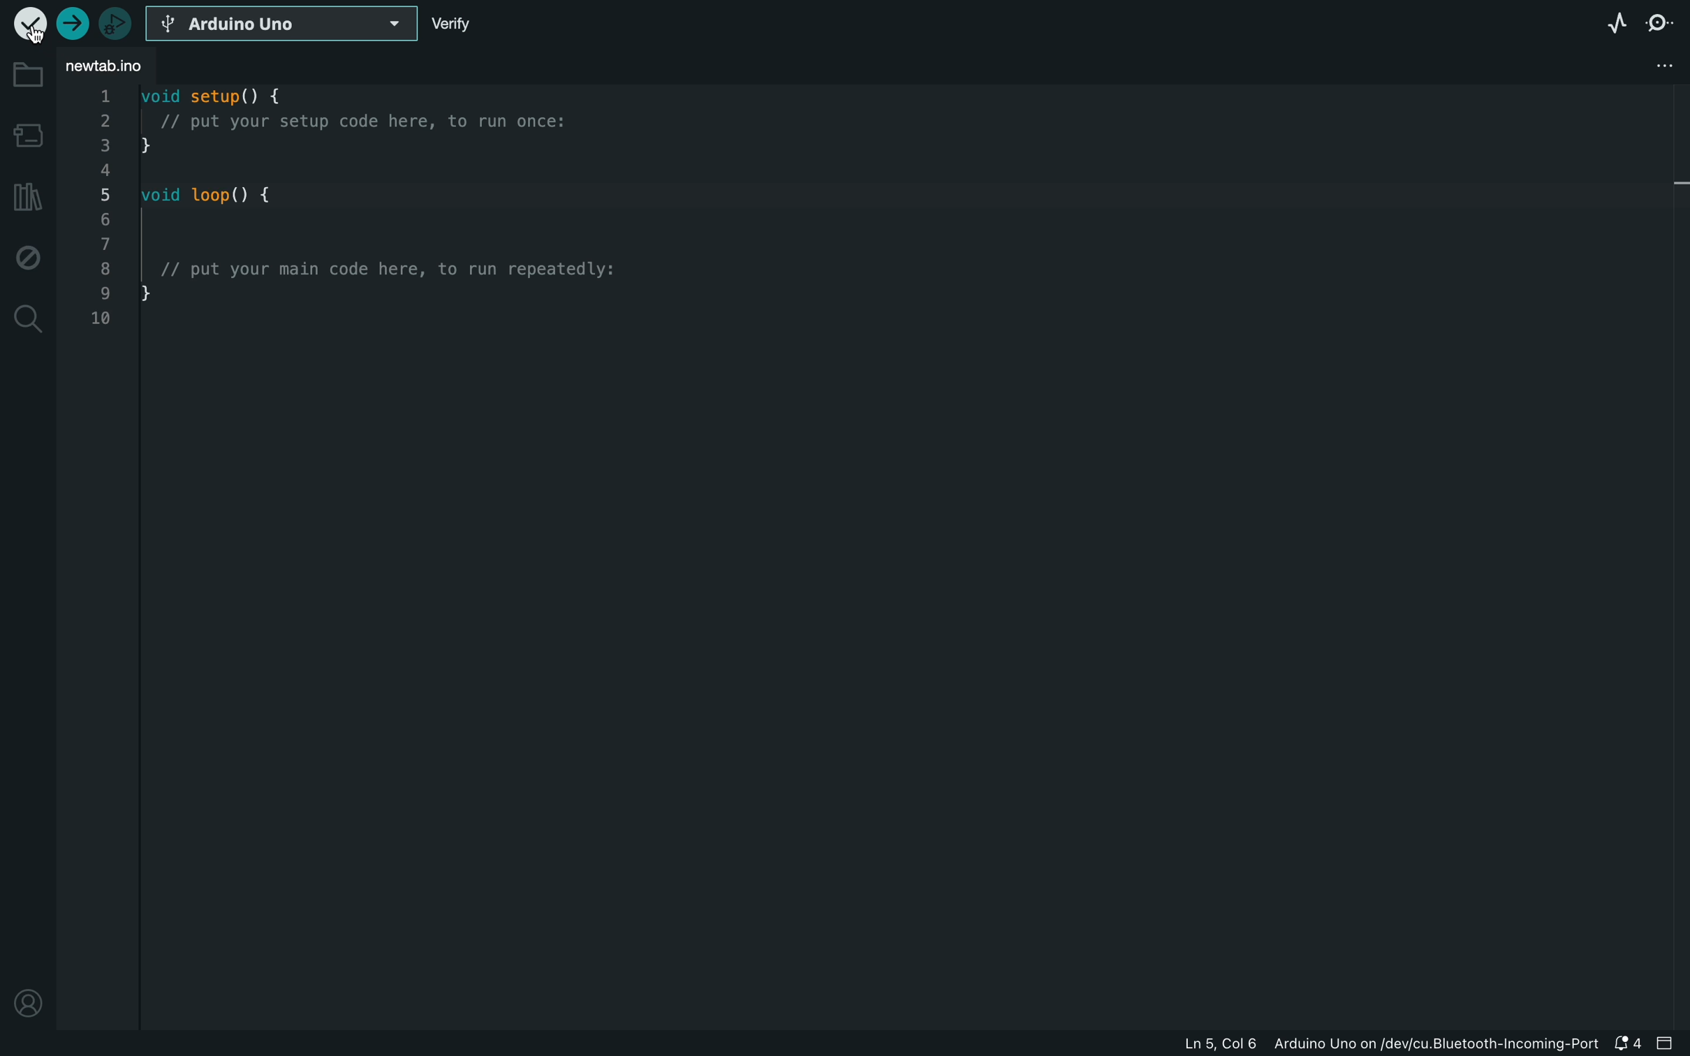 This screenshot has height=1056, width=1690. Describe the element at coordinates (478, 22) in the screenshot. I see `verify` at that location.